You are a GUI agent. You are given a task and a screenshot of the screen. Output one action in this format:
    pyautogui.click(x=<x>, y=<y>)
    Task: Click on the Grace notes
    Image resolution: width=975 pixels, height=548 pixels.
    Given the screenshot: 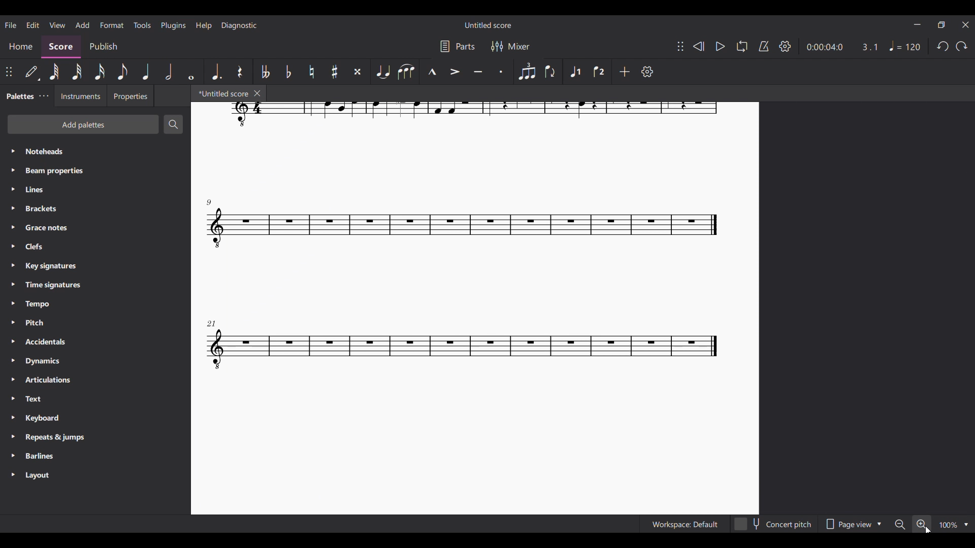 What is the action you would take?
    pyautogui.click(x=95, y=228)
    